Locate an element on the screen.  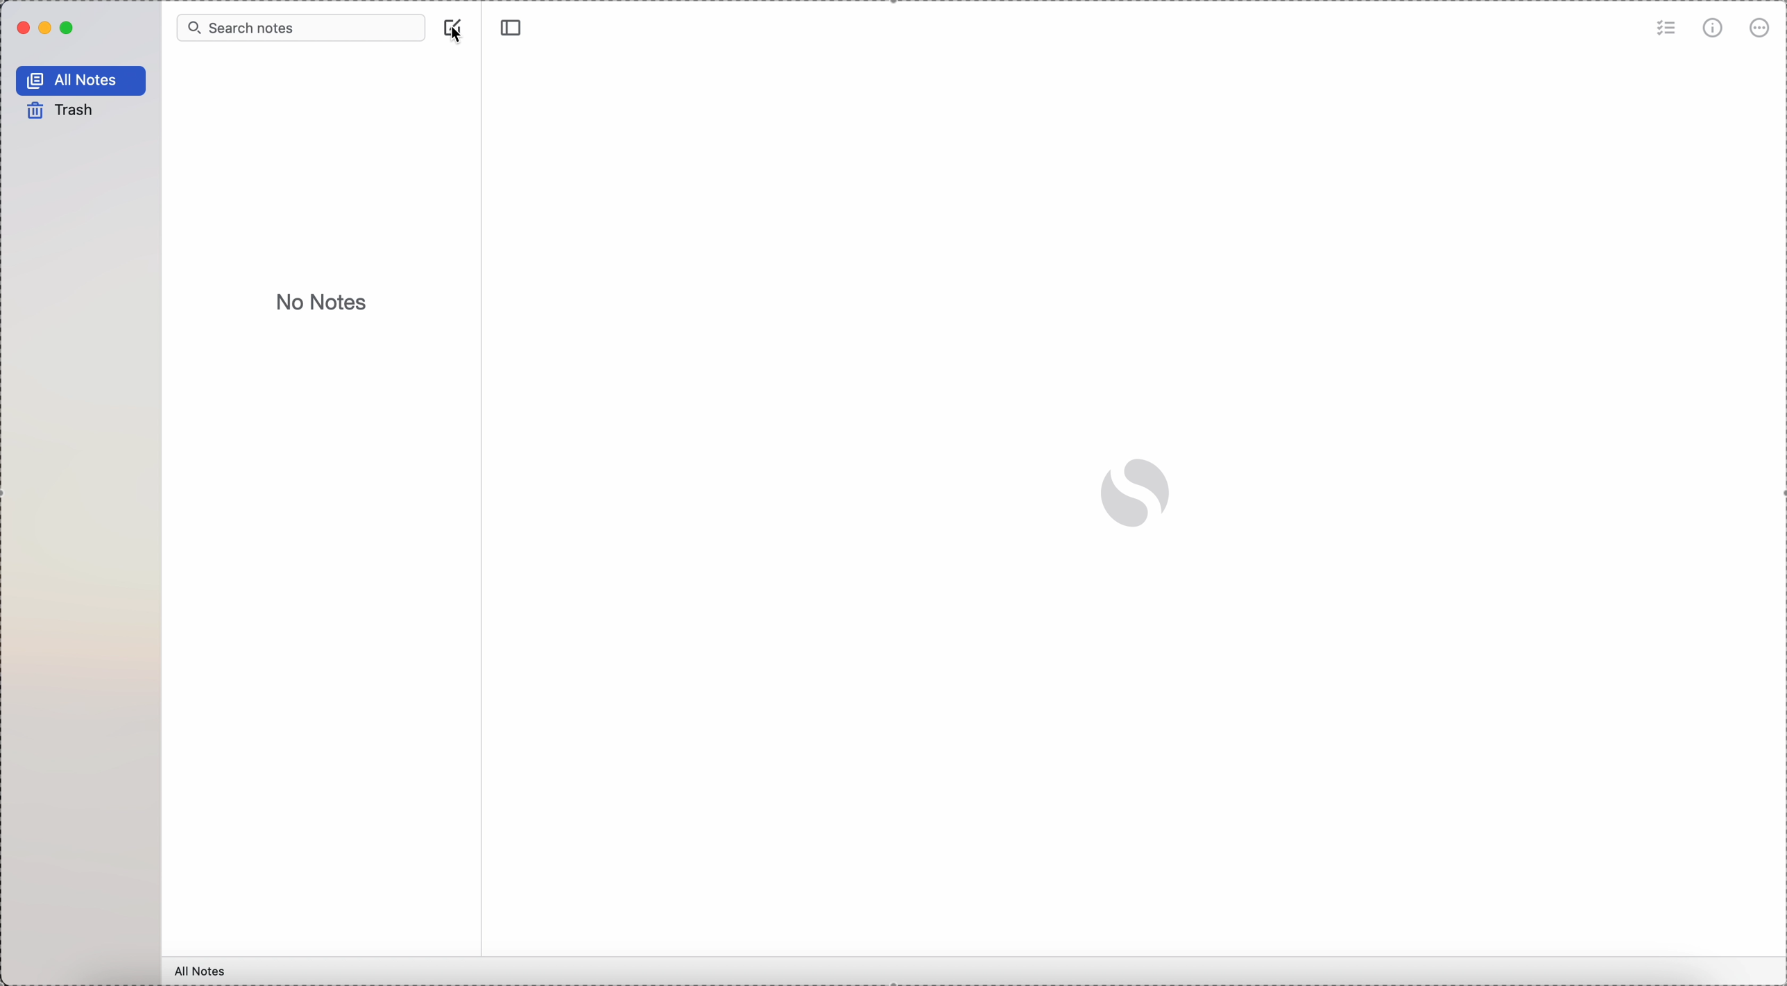
Simplenote logo is located at coordinates (1137, 494).